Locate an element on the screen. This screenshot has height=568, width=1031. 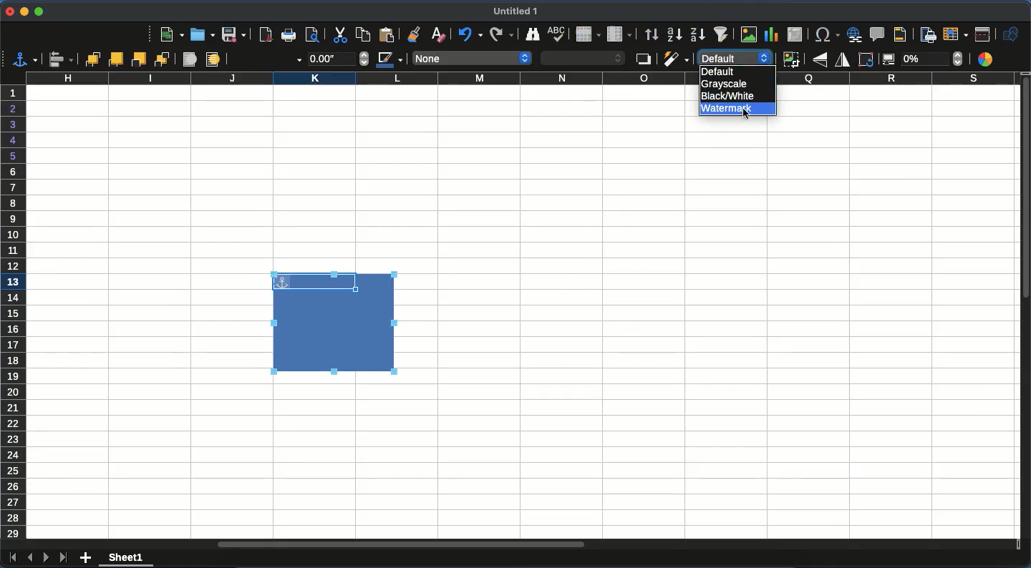
pdf is located at coordinates (266, 34).